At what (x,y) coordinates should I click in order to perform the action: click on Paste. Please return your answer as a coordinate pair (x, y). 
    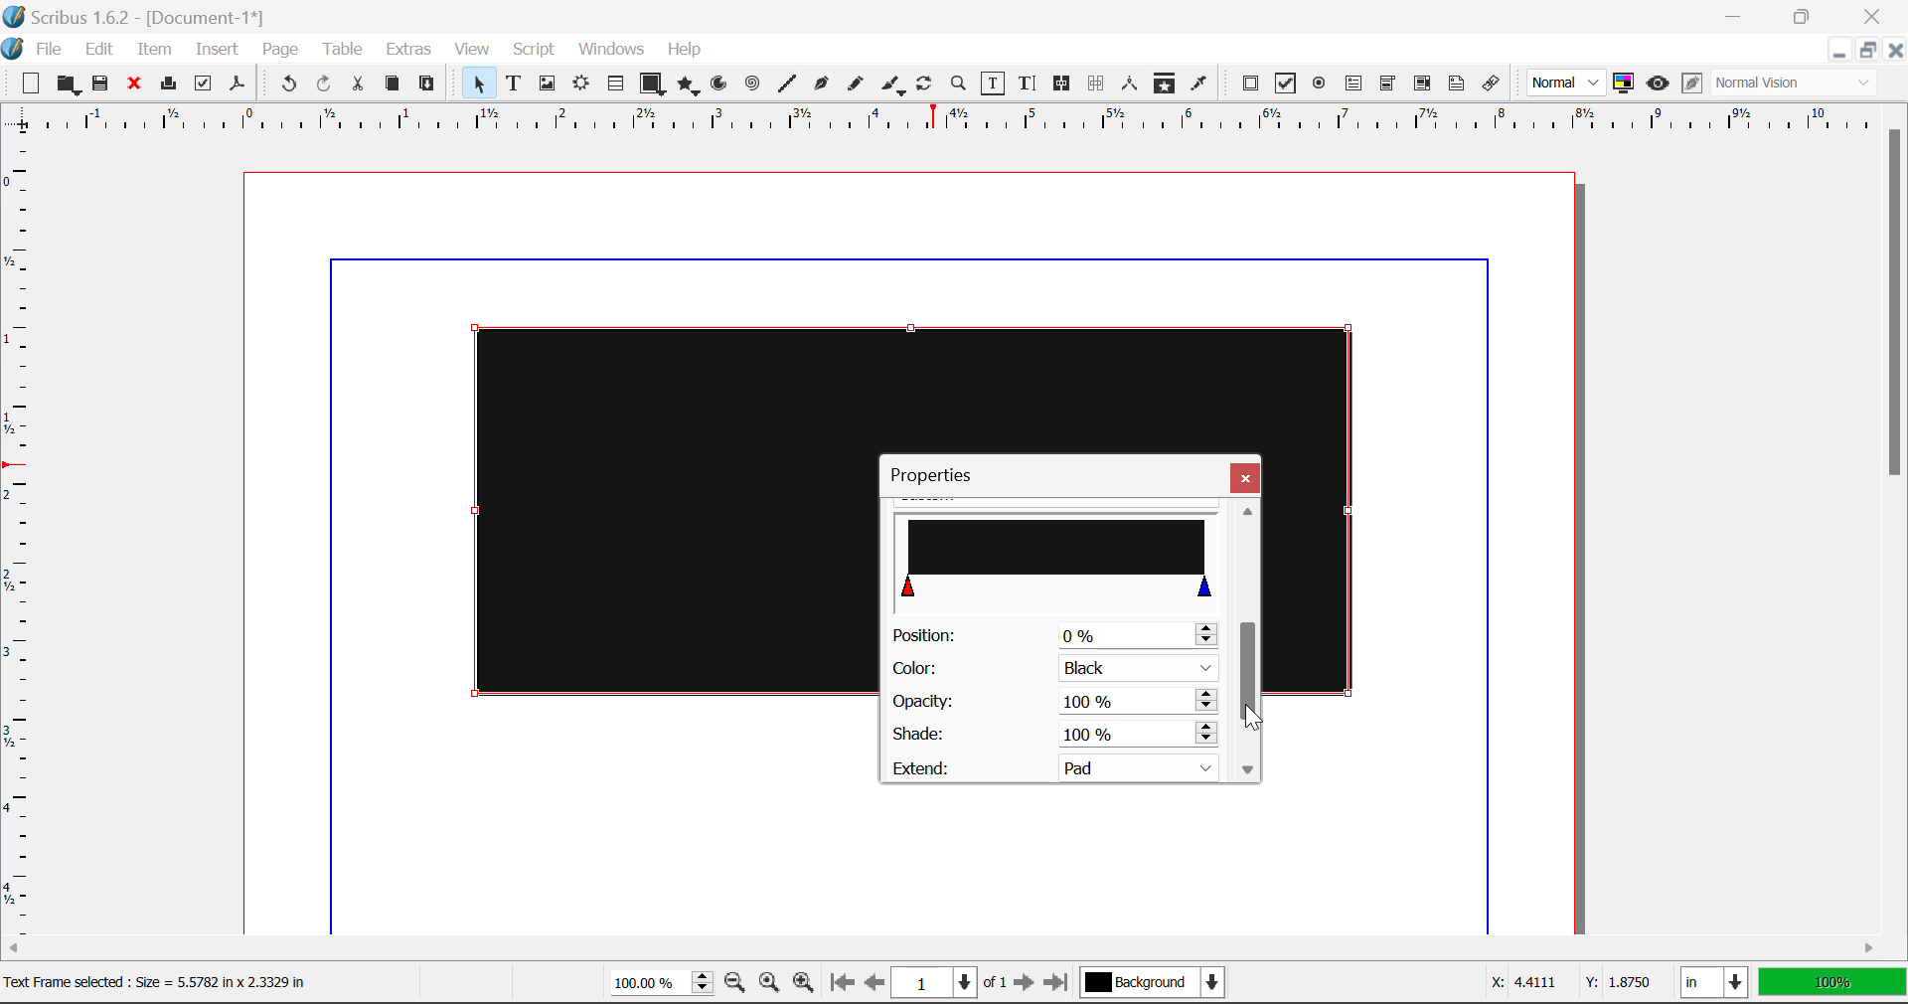
    Looking at the image, I should click on (427, 84).